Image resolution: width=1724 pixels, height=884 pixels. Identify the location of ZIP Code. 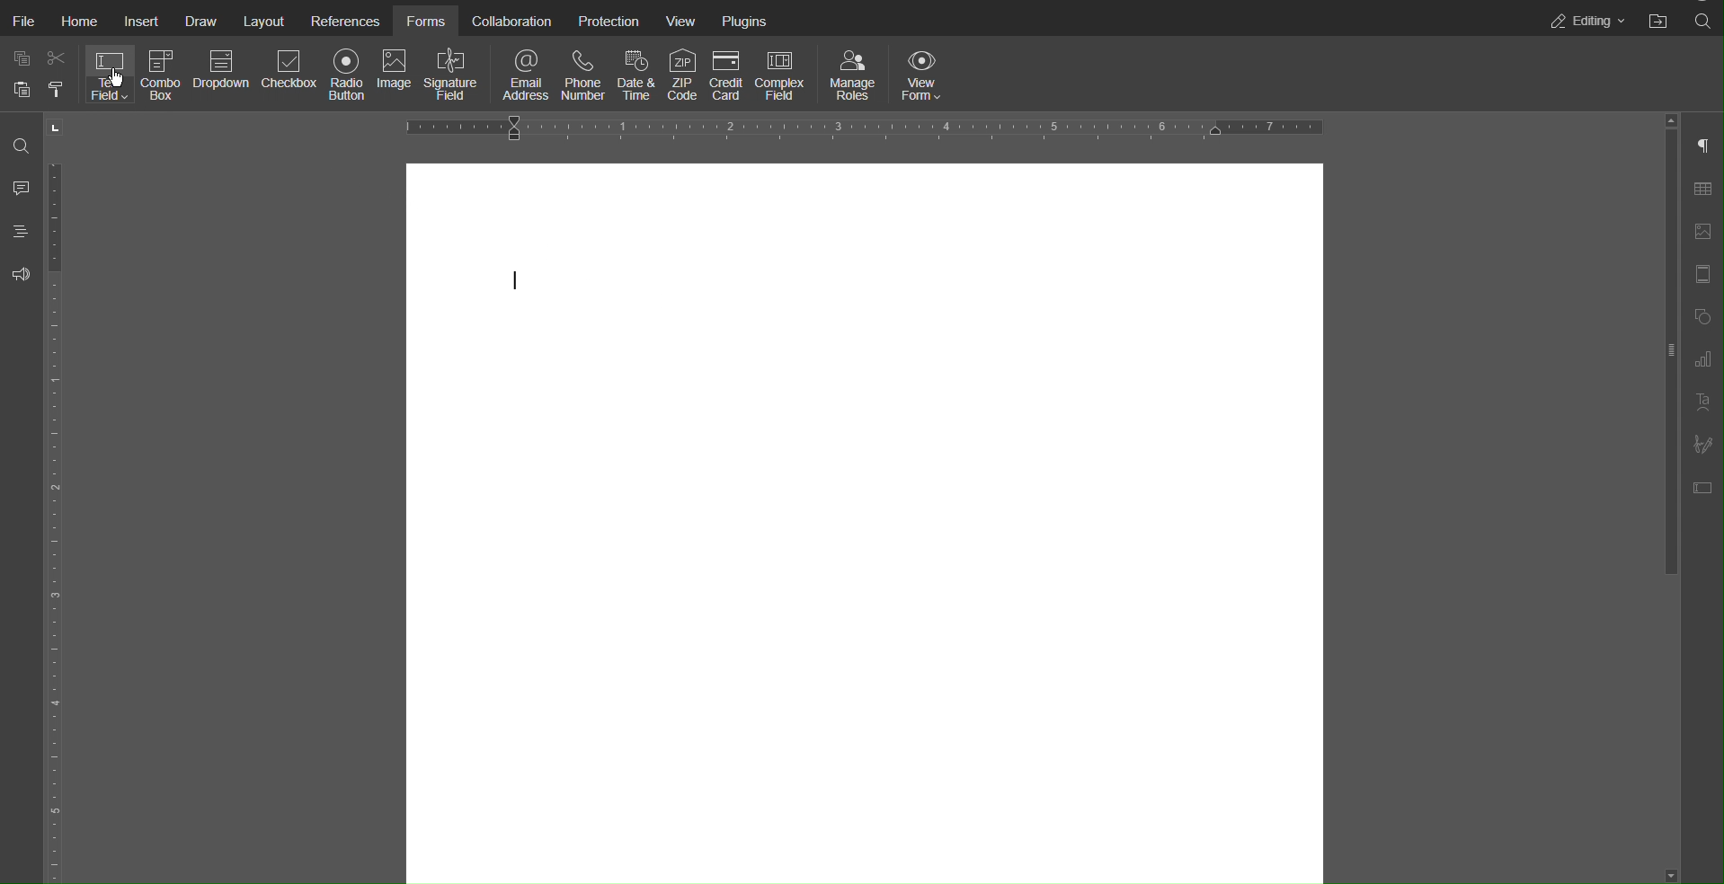
(682, 75).